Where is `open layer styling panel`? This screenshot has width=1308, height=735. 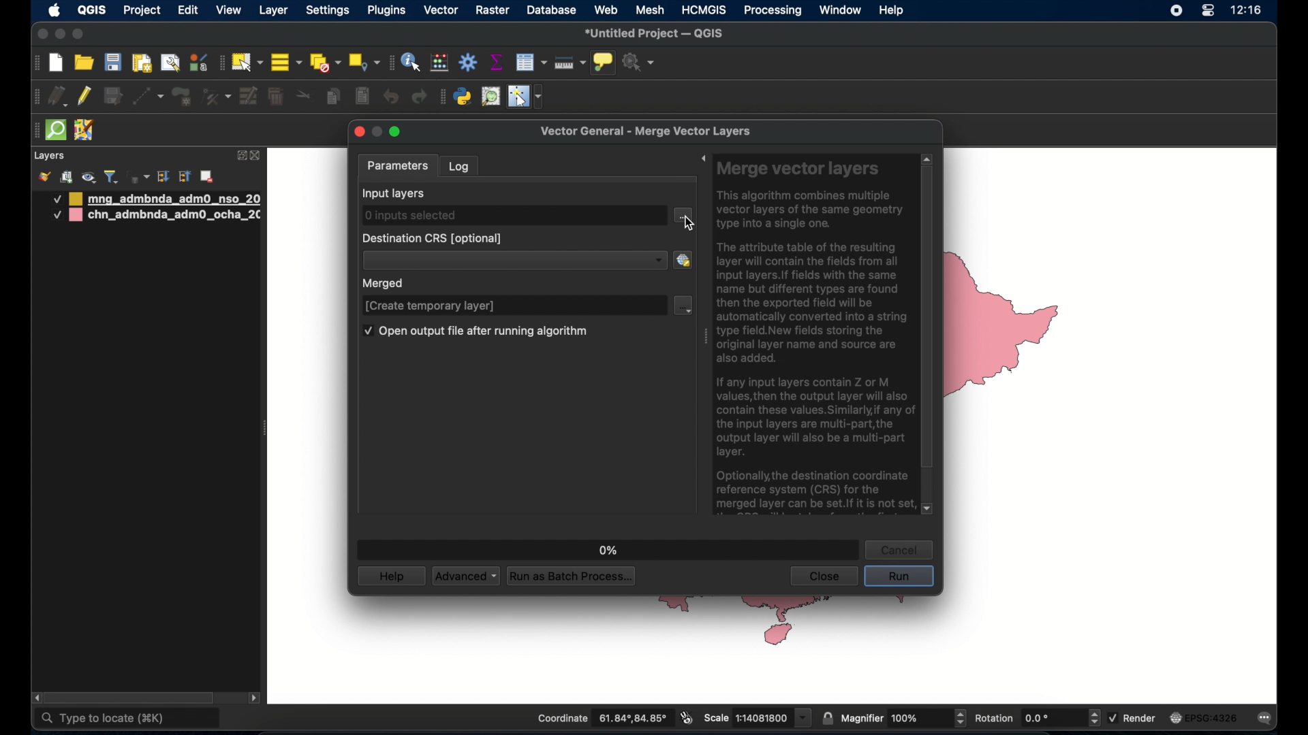
open layer styling panel is located at coordinates (44, 177).